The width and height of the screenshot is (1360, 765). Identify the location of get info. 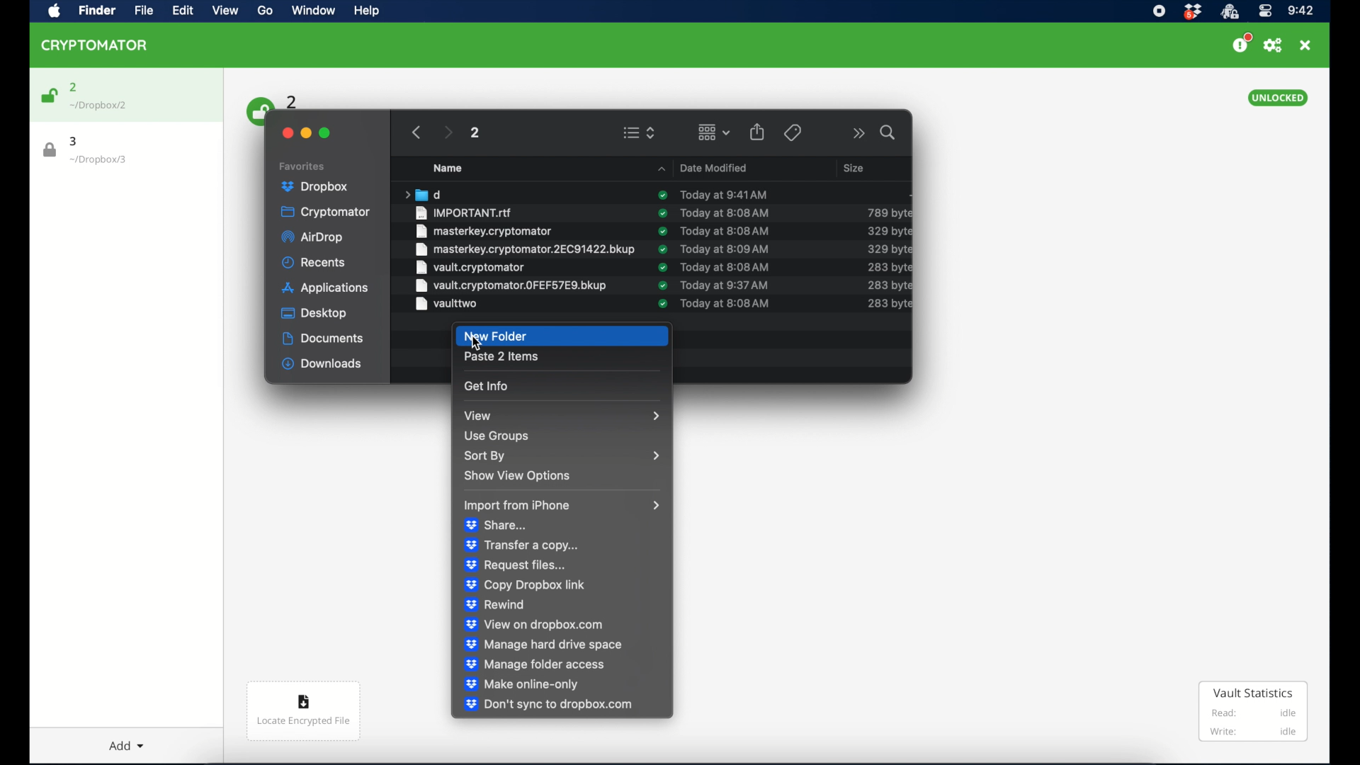
(488, 385).